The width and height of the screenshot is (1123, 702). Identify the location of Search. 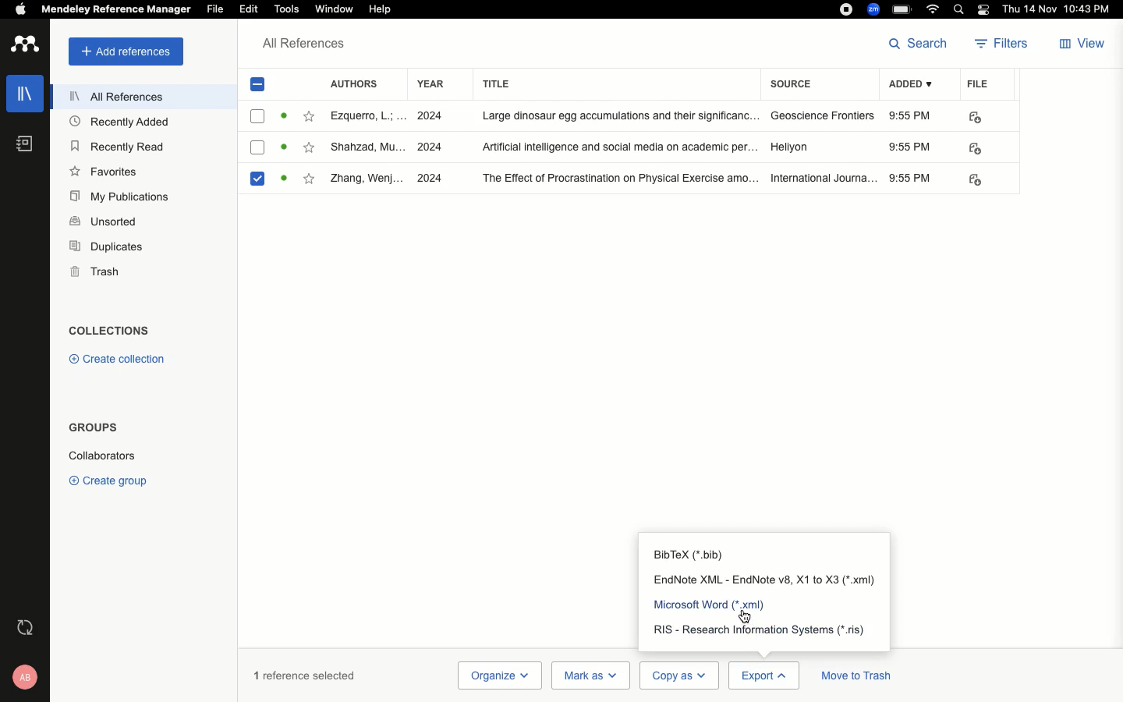
(921, 43).